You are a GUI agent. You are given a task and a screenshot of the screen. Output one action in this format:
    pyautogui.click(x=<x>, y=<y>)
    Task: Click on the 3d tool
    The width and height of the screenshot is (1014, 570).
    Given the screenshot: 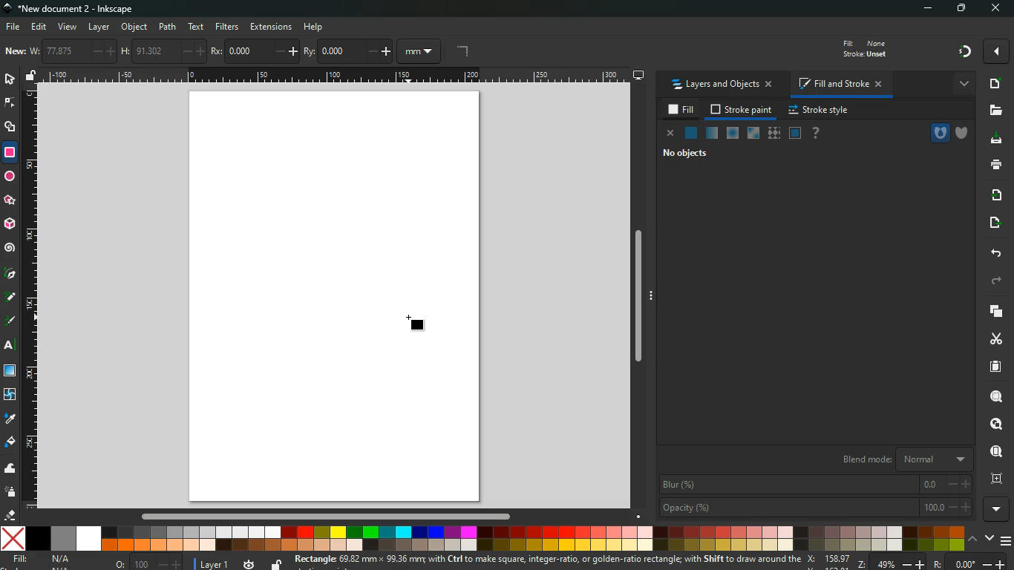 What is the action you would take?
    pyautogui.click(x=10, y=225)
    